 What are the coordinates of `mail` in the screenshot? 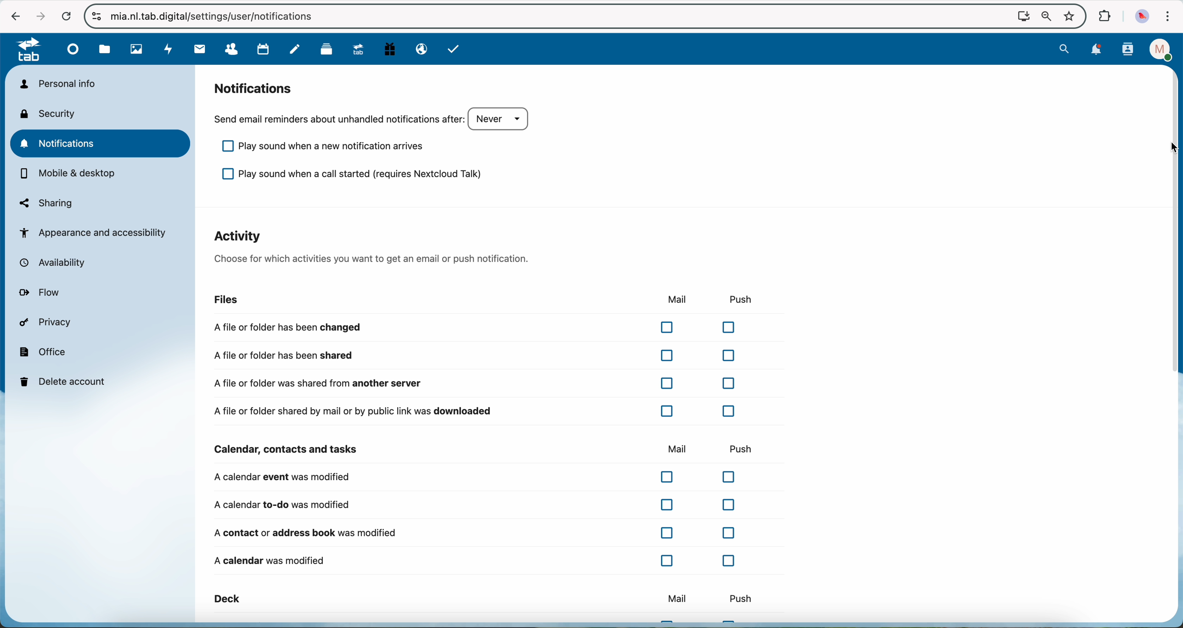 It's located at (677, 598).